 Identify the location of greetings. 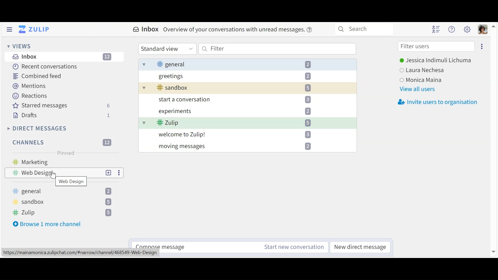
(249, 76).